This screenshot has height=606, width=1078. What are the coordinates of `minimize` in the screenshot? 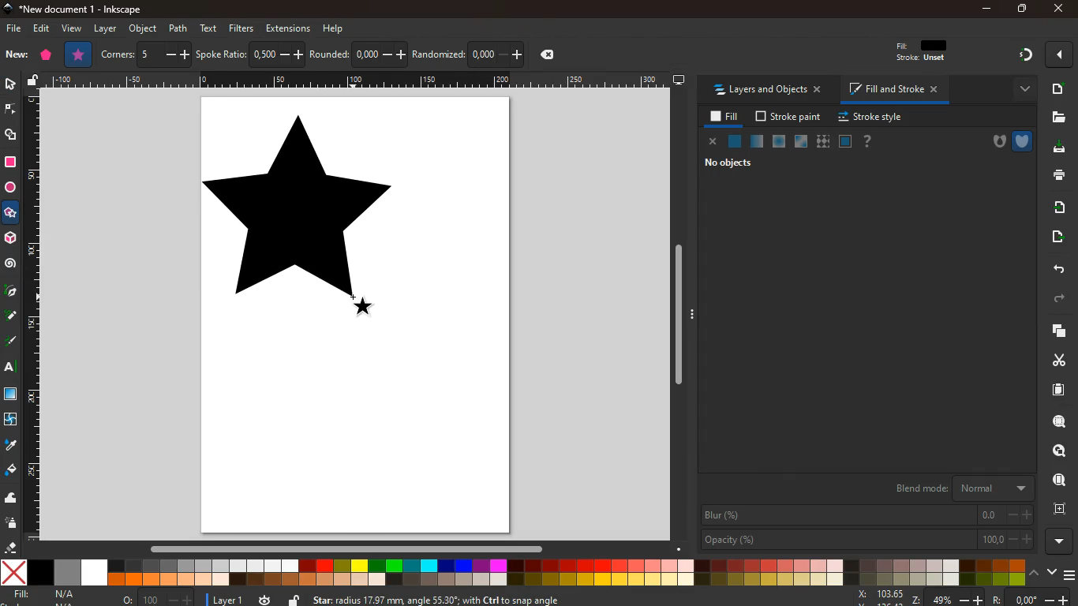 It's located at (987, 9).